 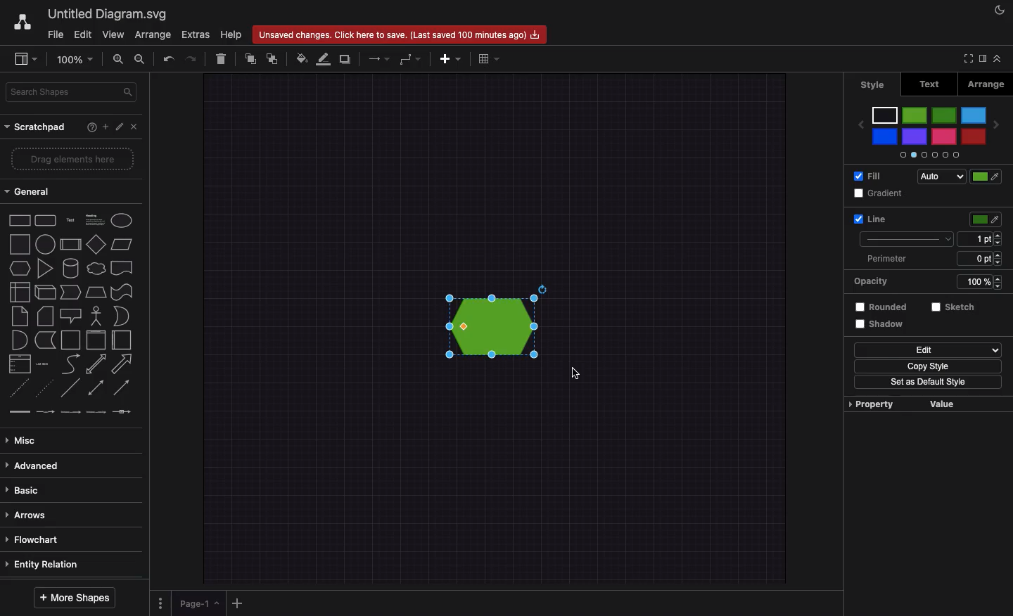 I want to click on Green selected, so click(x=992, y=198).